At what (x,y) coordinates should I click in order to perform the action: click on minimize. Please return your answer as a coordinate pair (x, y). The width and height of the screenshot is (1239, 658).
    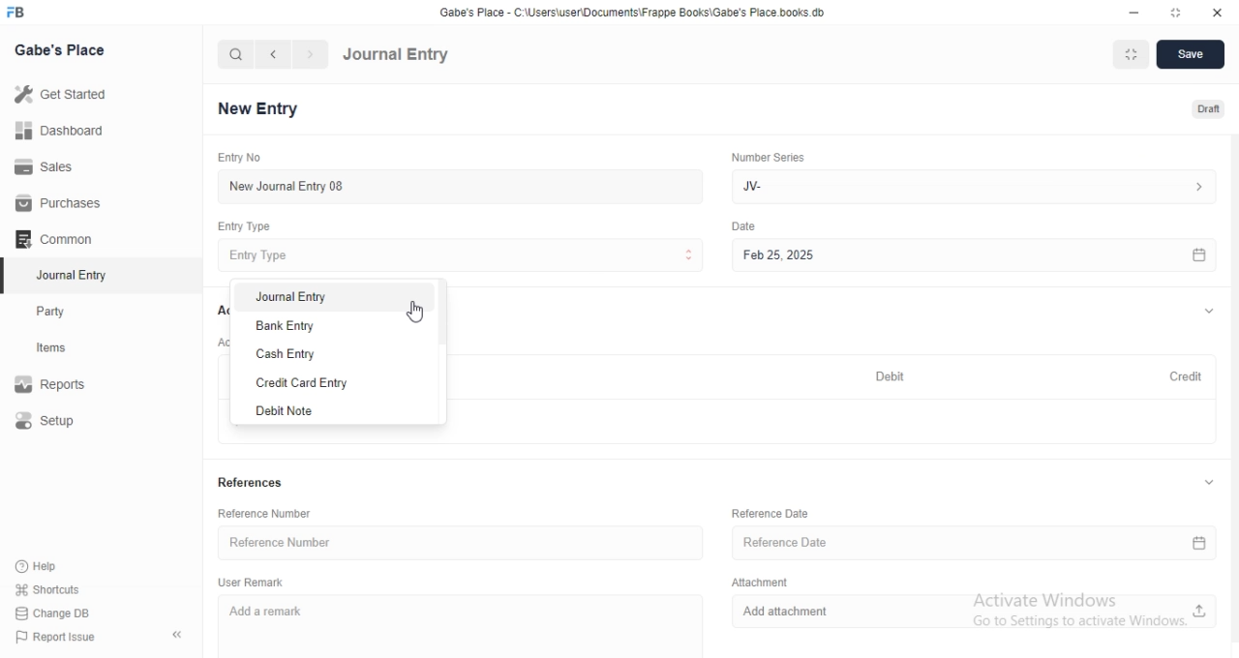
    Looking at the image, I should click on (1136, 11).